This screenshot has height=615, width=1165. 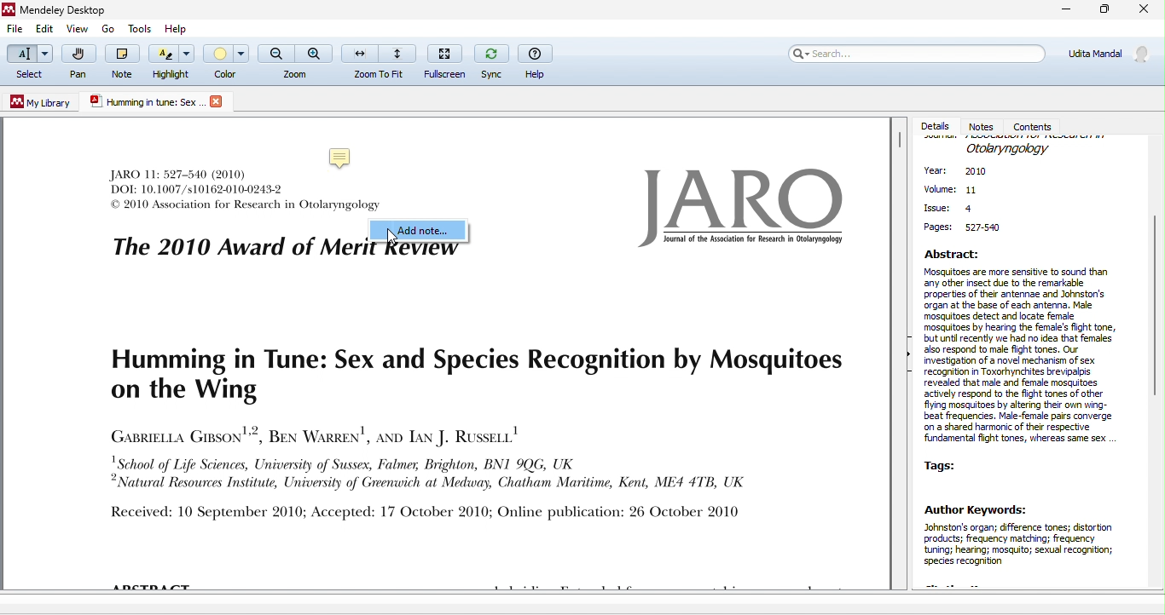 I want to click on pan, so click(x=77, y=65).